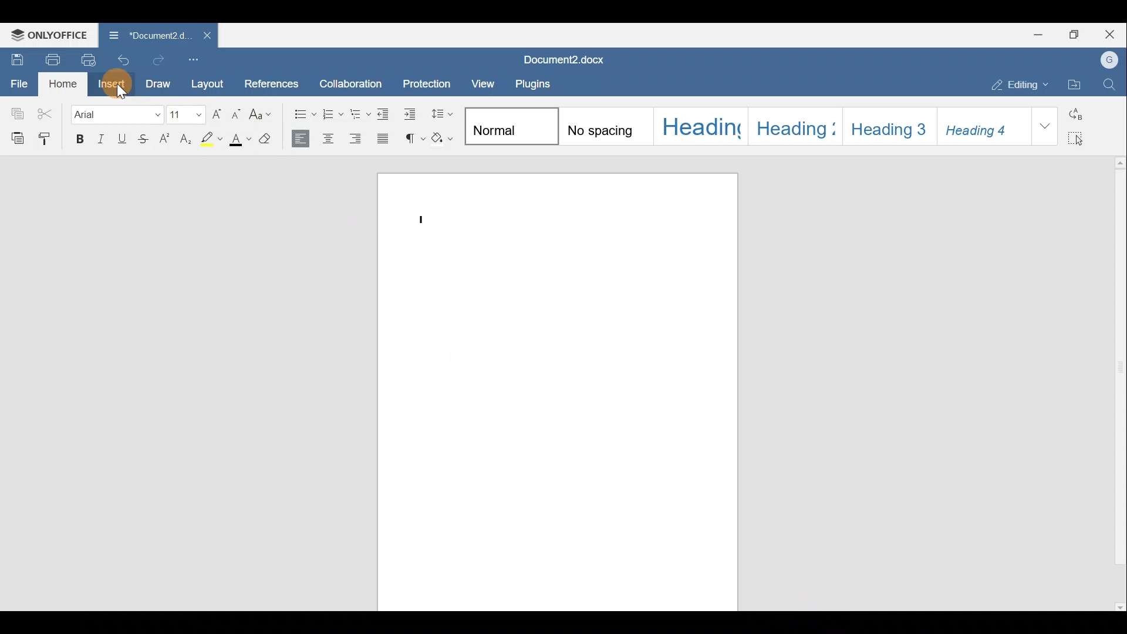  Describe the element at coordinates (303, 112) in the screenshot. I see `Bullets` at that location.